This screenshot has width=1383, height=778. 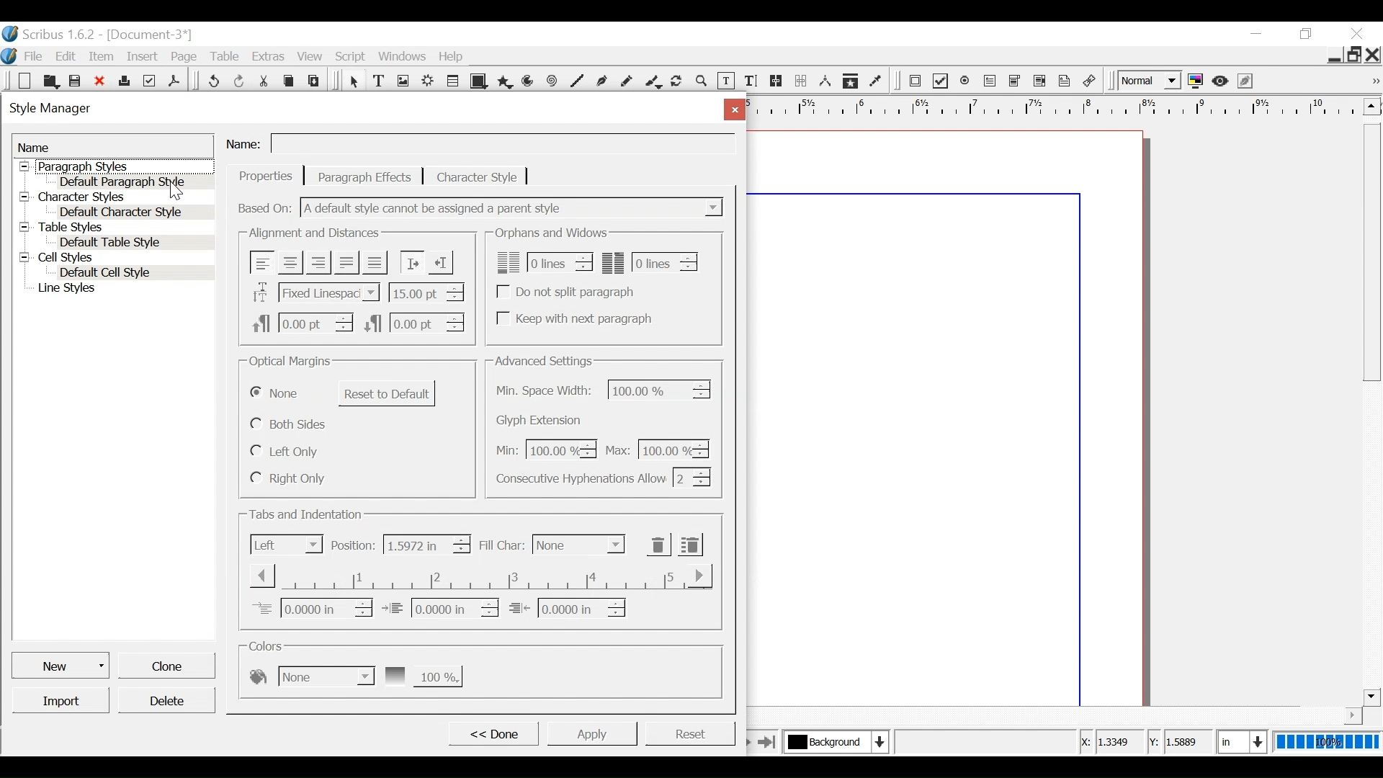 What do you see at coordinates (542, 262) in the screenshot?
I see `Ensure that the first line of the paragraph wont end up seperated` at bounding box center [542, 262].